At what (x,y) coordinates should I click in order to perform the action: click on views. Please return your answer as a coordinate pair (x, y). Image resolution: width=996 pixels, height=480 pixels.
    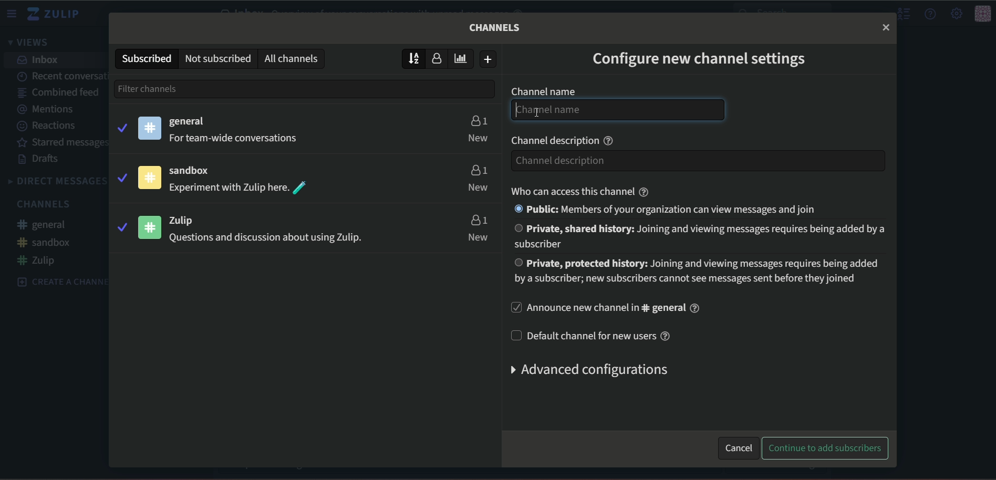
    Looking at the image, I should click on (32, 43).